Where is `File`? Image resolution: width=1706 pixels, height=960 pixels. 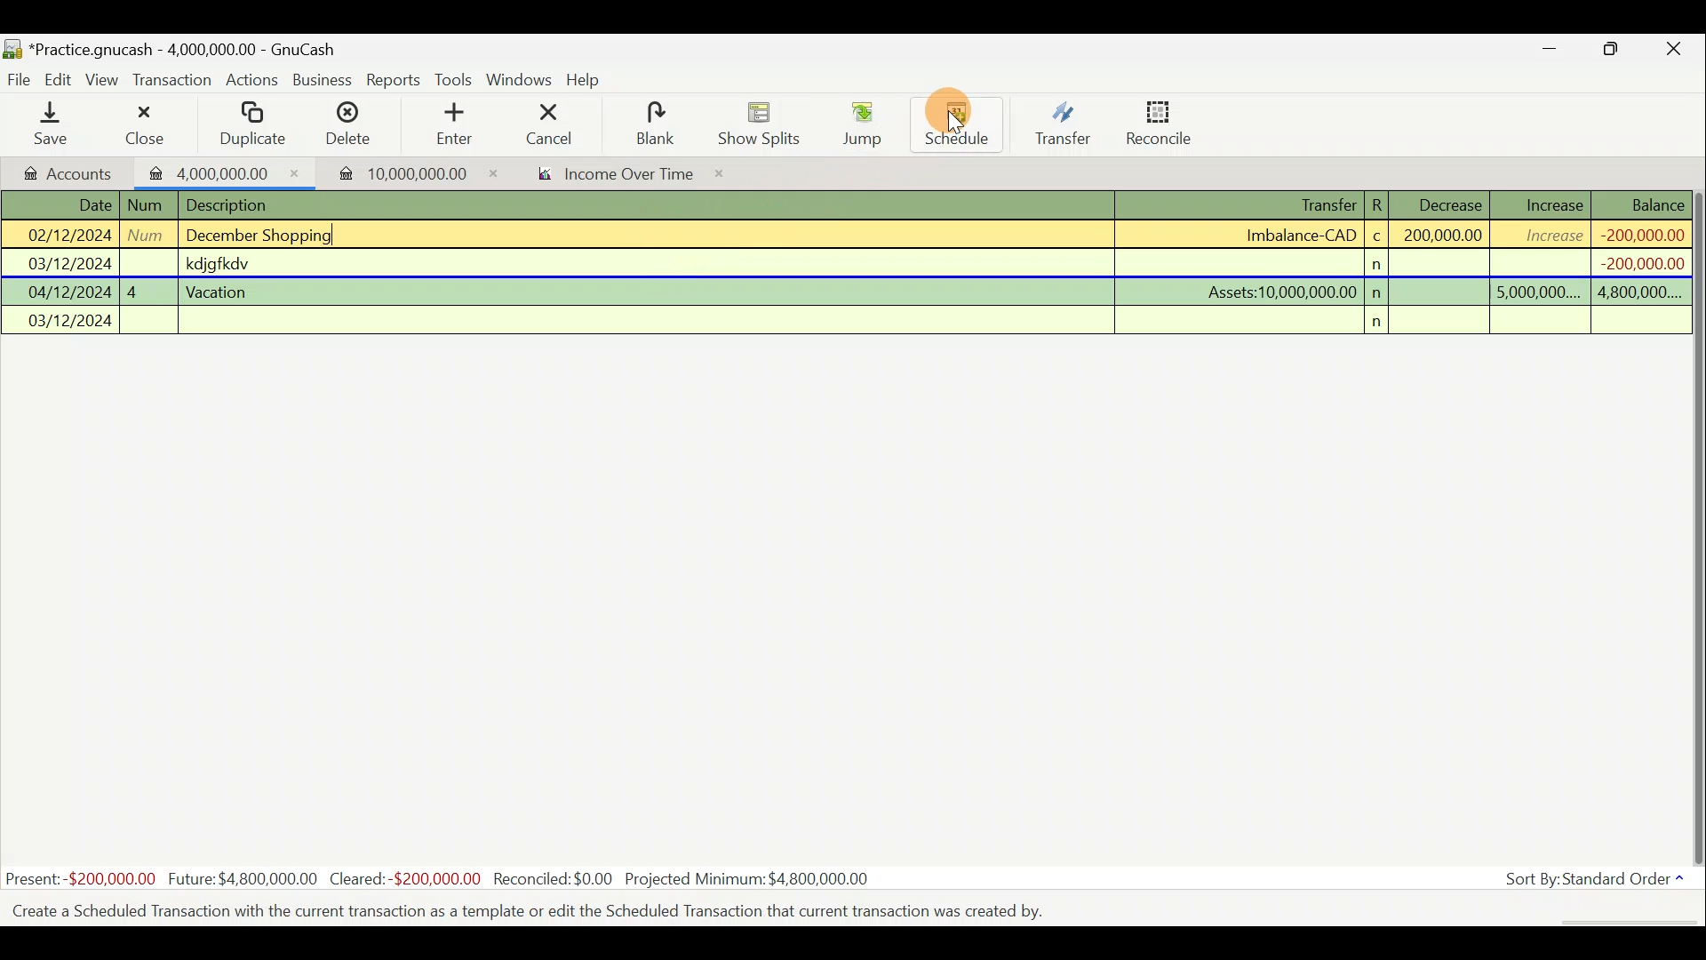 File is located at coordinates (20, 80).